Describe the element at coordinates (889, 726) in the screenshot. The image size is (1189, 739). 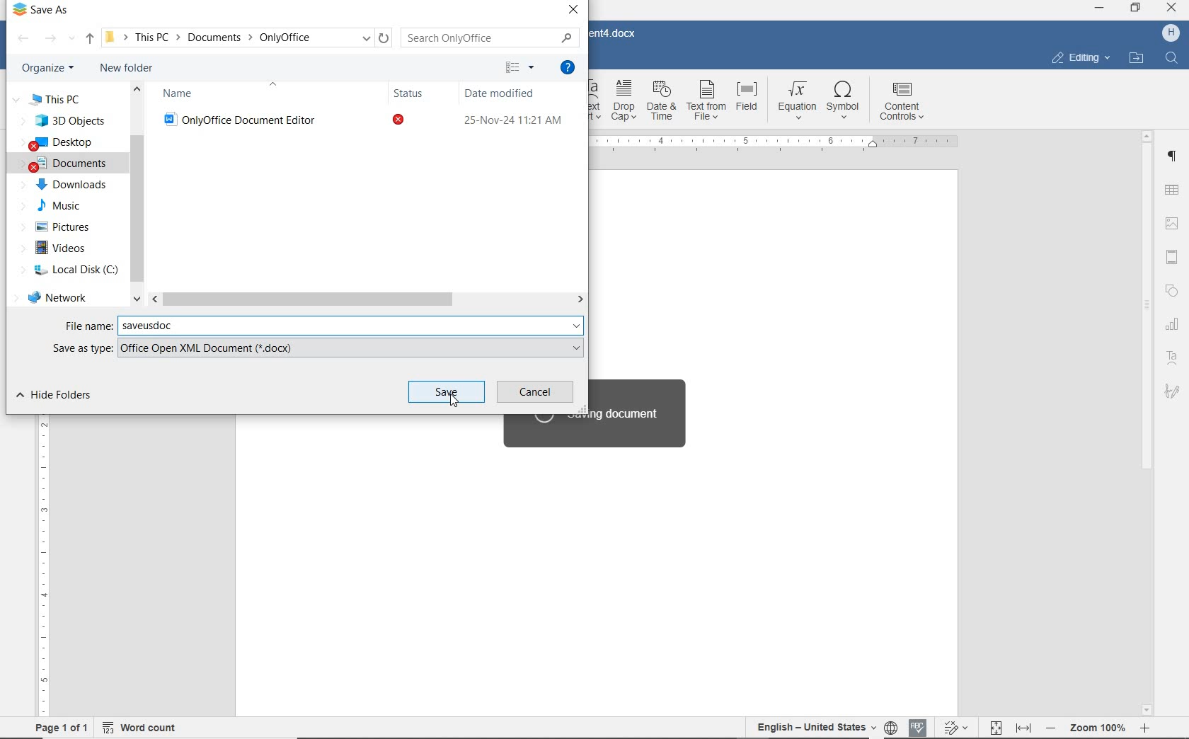
I see `Set document language` at that location.